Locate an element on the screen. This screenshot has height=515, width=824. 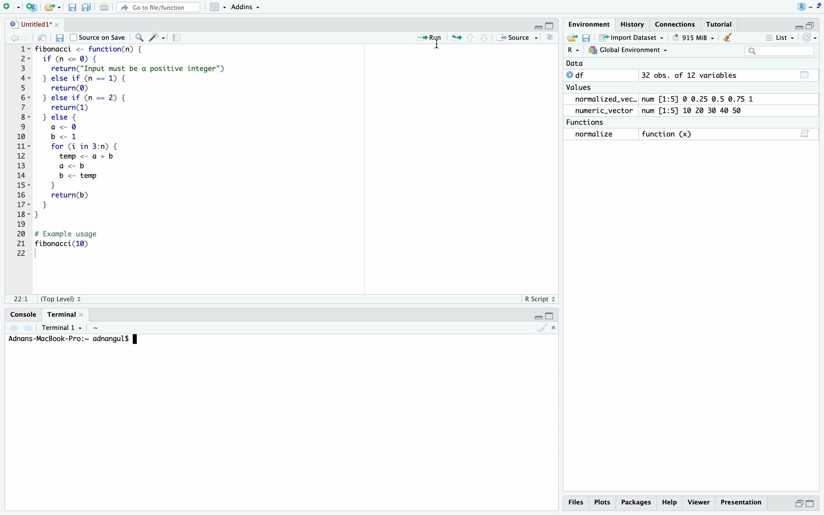
run the current line or selection is located at coordinates (431, 37).